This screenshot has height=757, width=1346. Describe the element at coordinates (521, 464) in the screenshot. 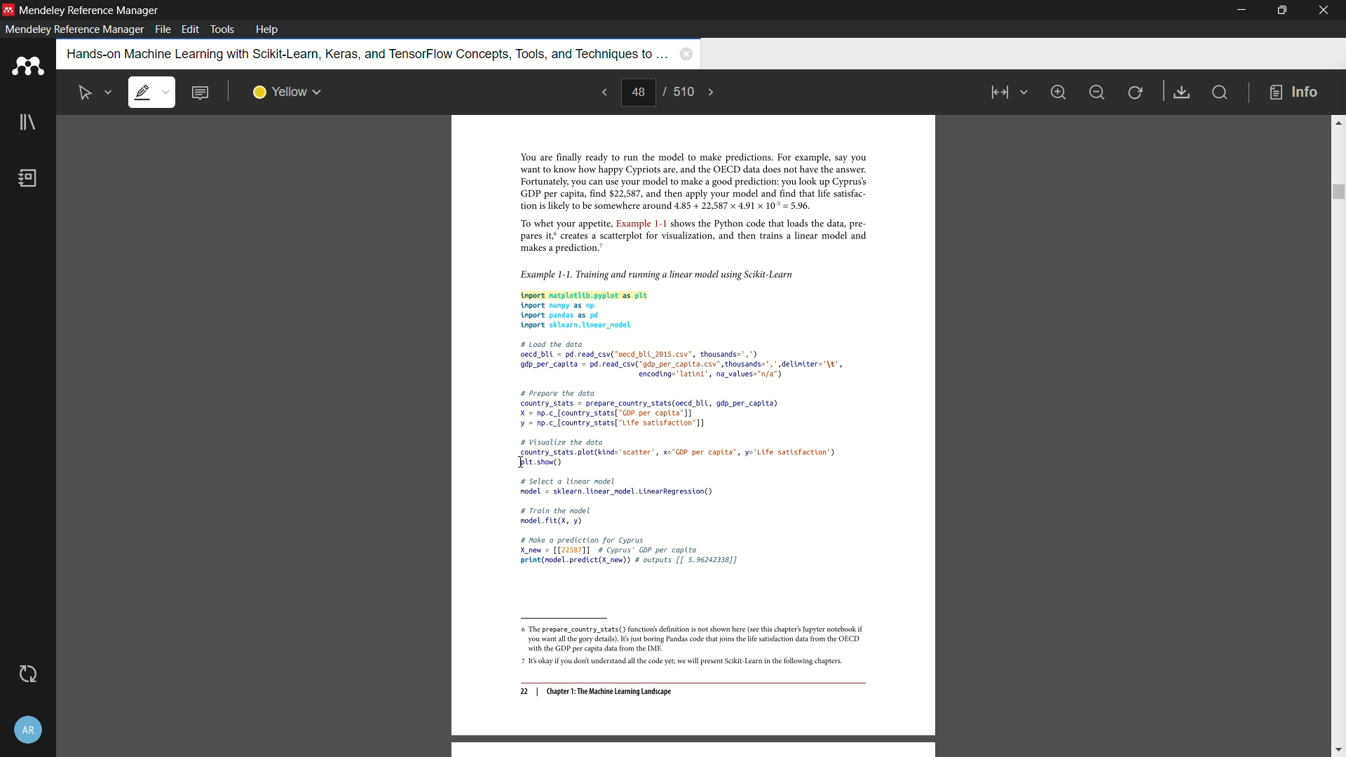

I see `cursor` at that location.